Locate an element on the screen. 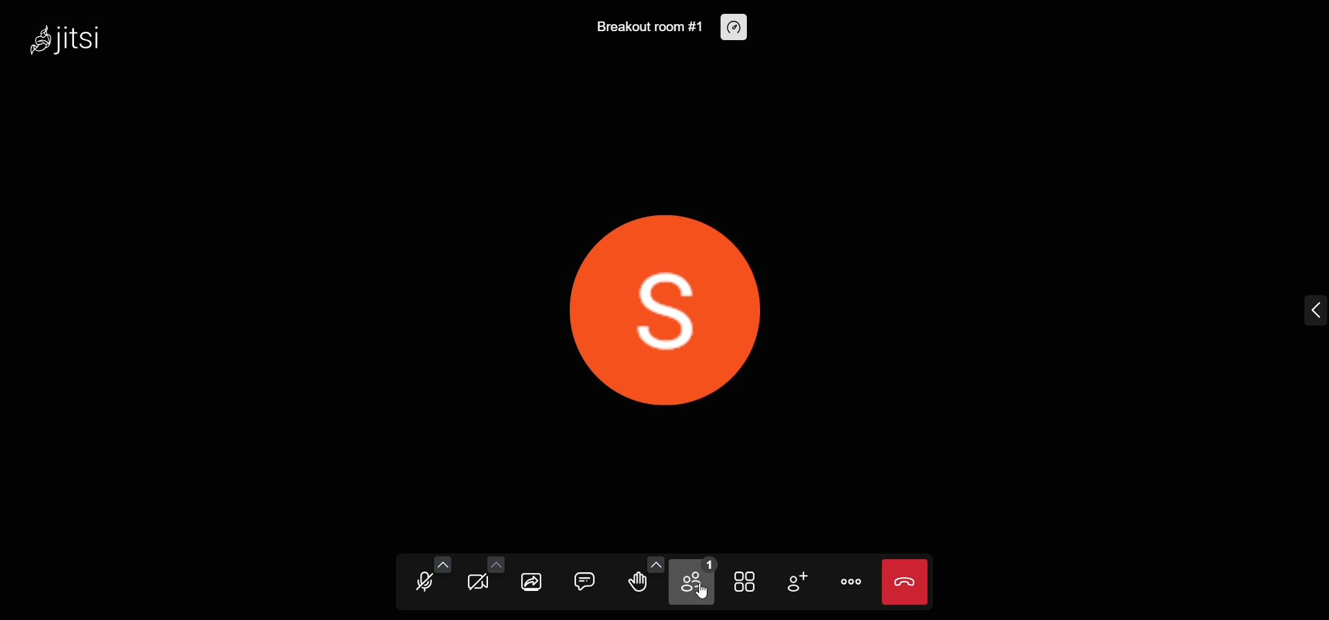  camera is located at coordinates (478, 584).